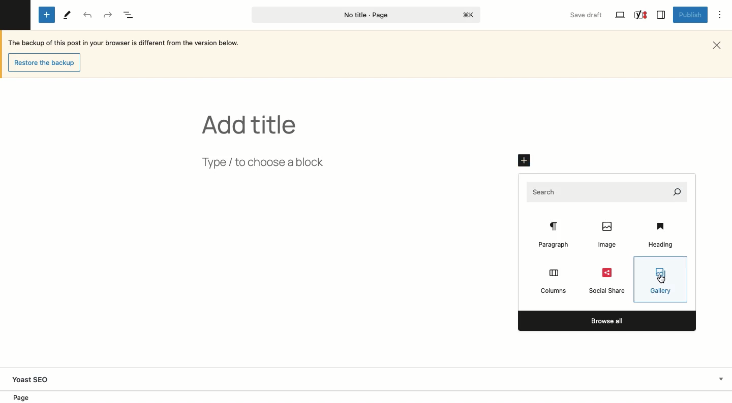 The height and width of the screenshot is (403, 732). Describe the element at coordinates (659, 280) in the screenshot. I see `Gallery` at that location.